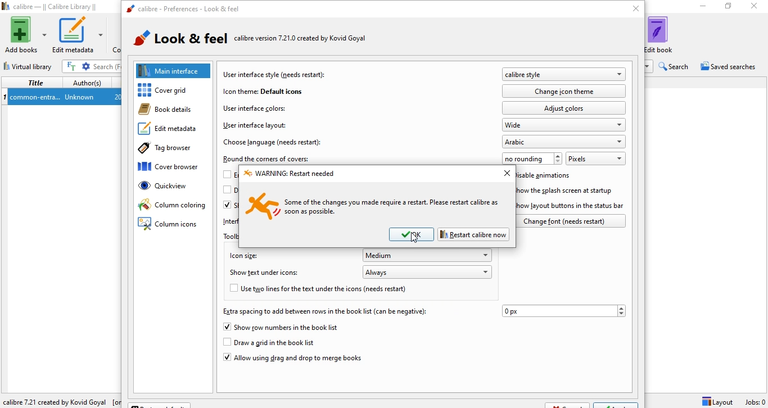 This screenshot has height=408, width=768. What do you see at coordinates (717, 401) in the screenshot?
I see `Layout` at bounding box center [717, 401].